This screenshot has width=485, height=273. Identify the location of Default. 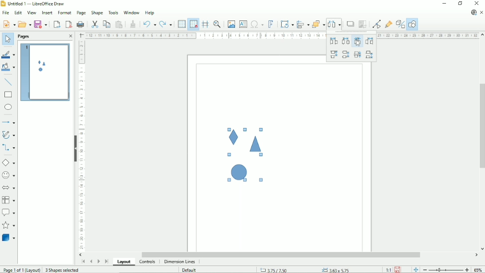
(189, 270).